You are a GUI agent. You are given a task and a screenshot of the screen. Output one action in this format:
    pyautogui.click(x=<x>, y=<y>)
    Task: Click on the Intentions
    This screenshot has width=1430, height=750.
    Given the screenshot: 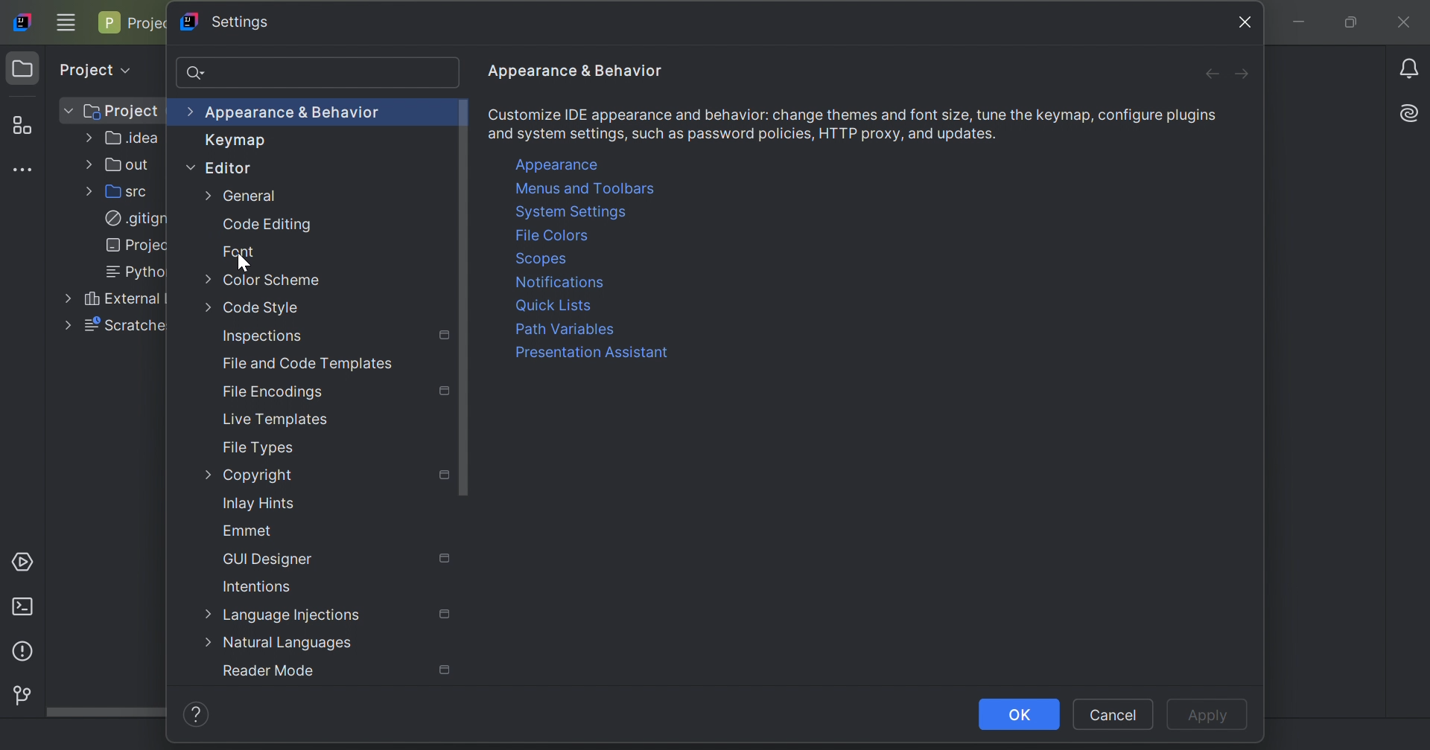 What is the action you would take?
    pyautogui.click(x=257, y=586)
    